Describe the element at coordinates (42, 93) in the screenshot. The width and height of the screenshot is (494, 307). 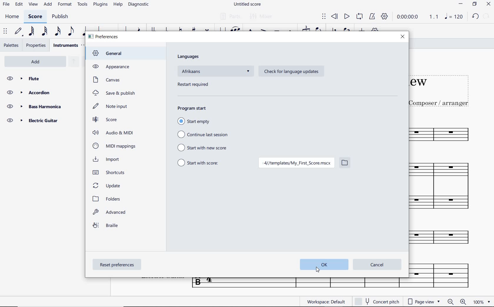
I see `accordion` at that location.